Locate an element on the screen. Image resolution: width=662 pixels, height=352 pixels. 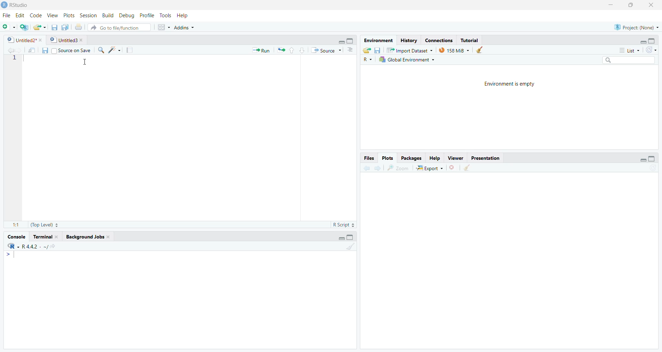
Profile is located at coordinates (146, 15).